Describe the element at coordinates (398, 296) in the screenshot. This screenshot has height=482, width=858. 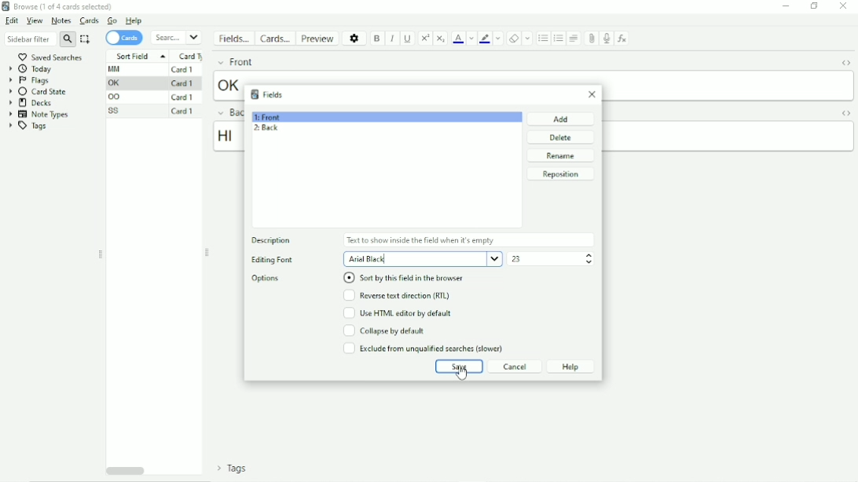
I see `Reverse text direction (RTL)` at that location.